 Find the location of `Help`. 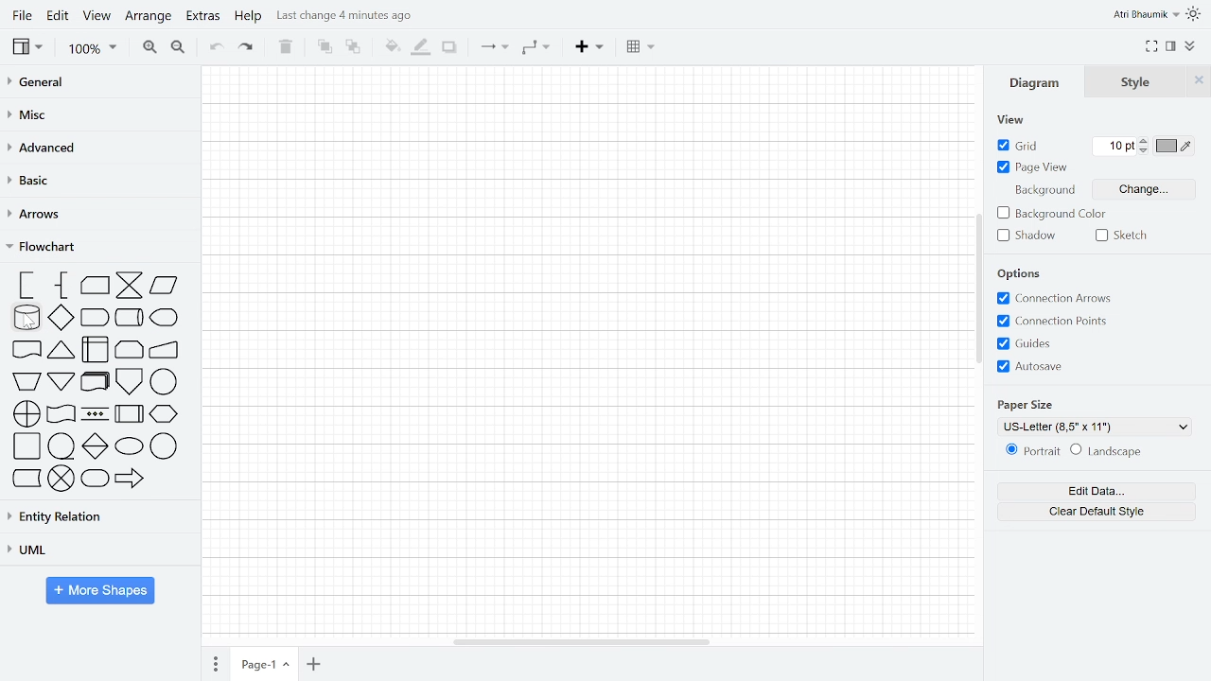

Help is located at coordinates (248, 18).